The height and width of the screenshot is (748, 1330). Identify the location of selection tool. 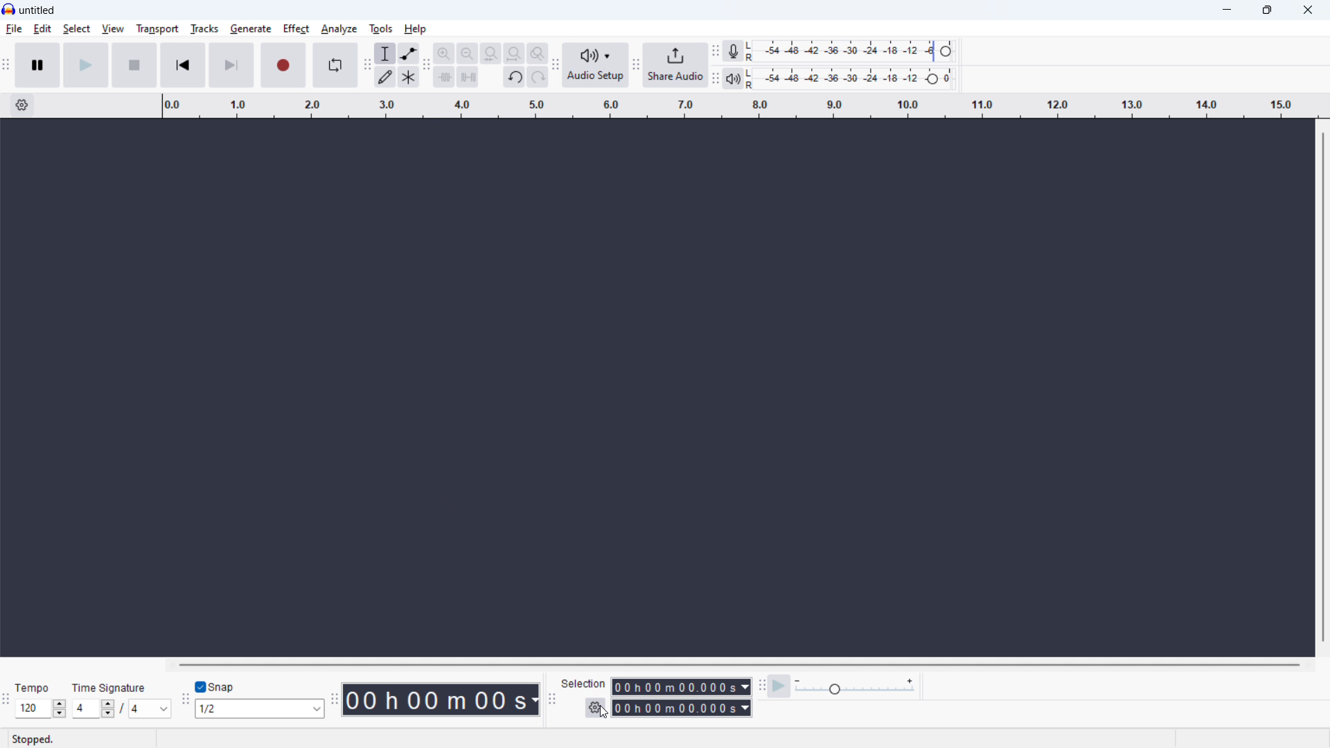
(384, 53).